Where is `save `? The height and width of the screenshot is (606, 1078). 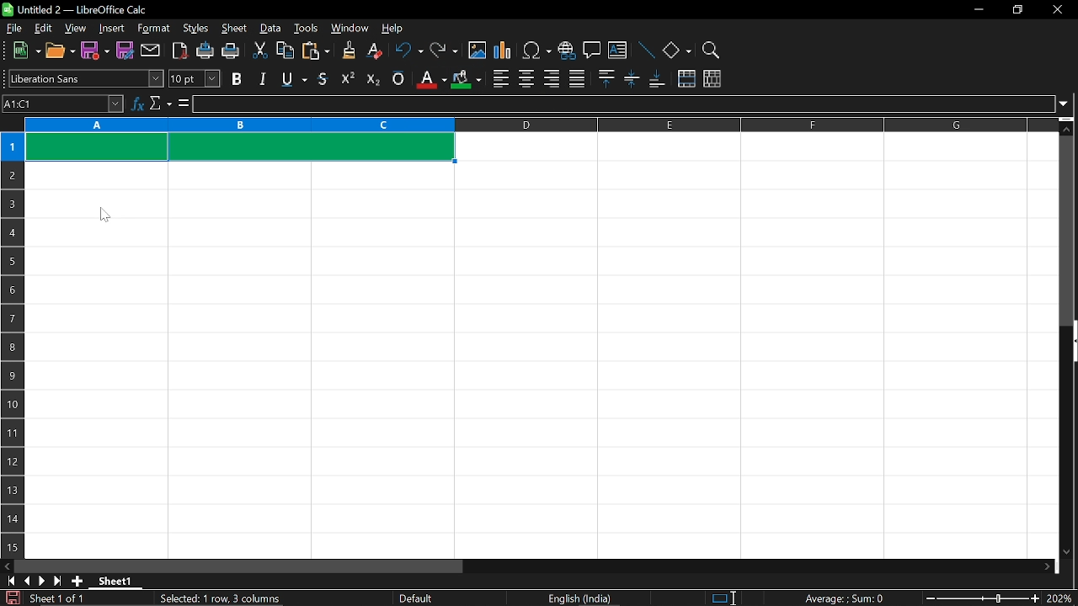 save  is located at coordinates (10, 598).